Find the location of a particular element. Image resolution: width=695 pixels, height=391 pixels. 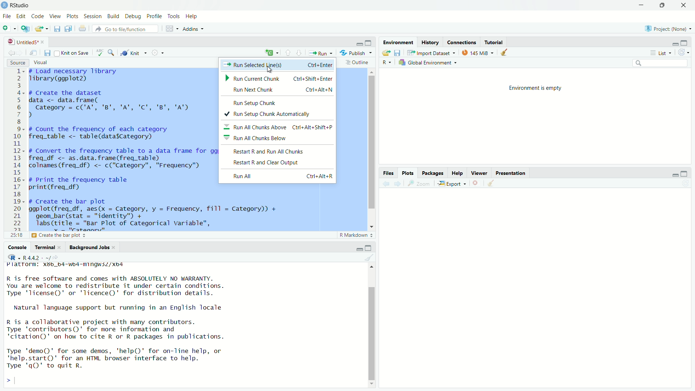

1 Restart R and Clear Output is located at coordinates (275, 162).